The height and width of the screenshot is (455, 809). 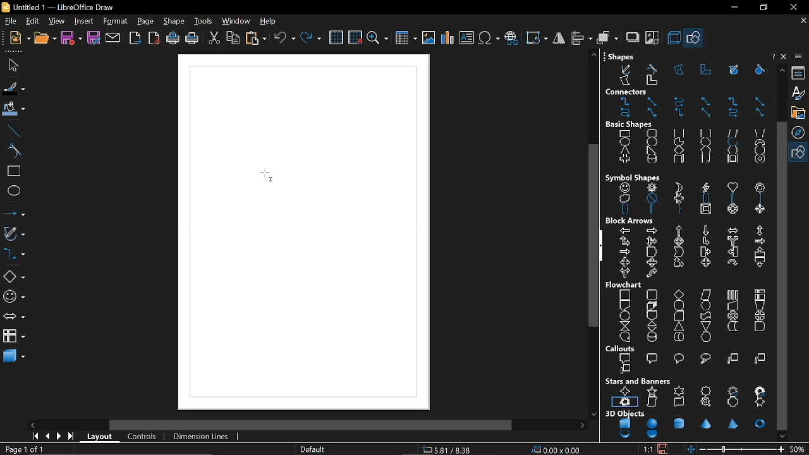 What do you see at coordinates (14, 336) in the screenshot?
I see `flowchart` at bounding box center [14, 336].